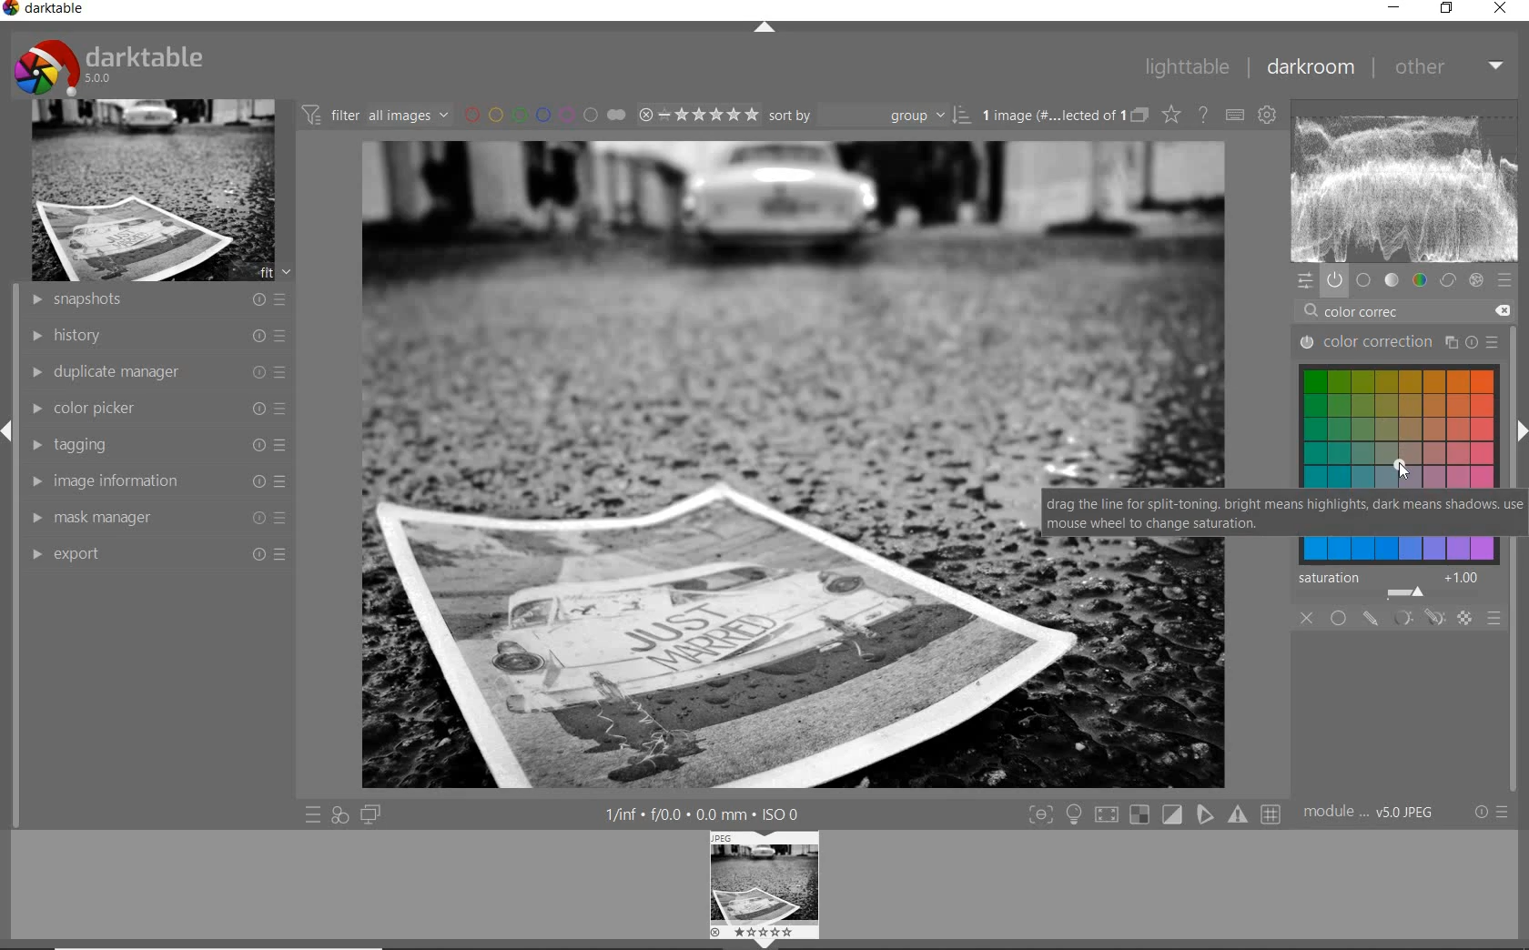 Image resolution: width=1529 pixels, height=950 pixels. I want to click on tone, so click(1391, 280).